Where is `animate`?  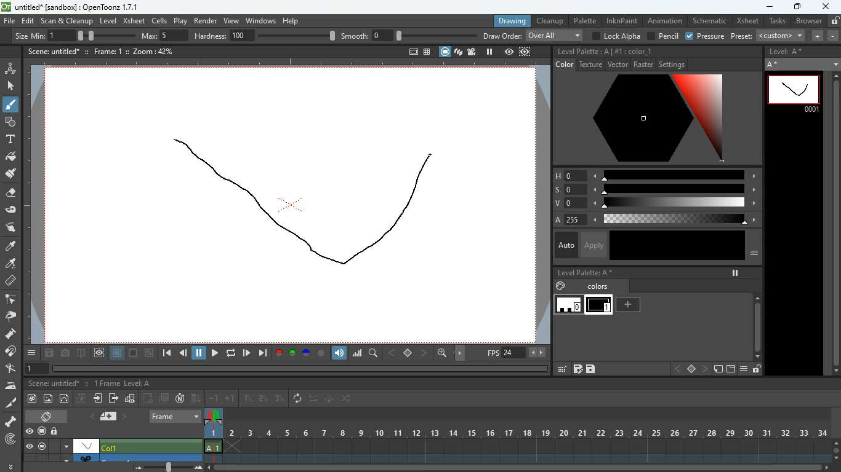
animate is located at coordinates (330, 399).